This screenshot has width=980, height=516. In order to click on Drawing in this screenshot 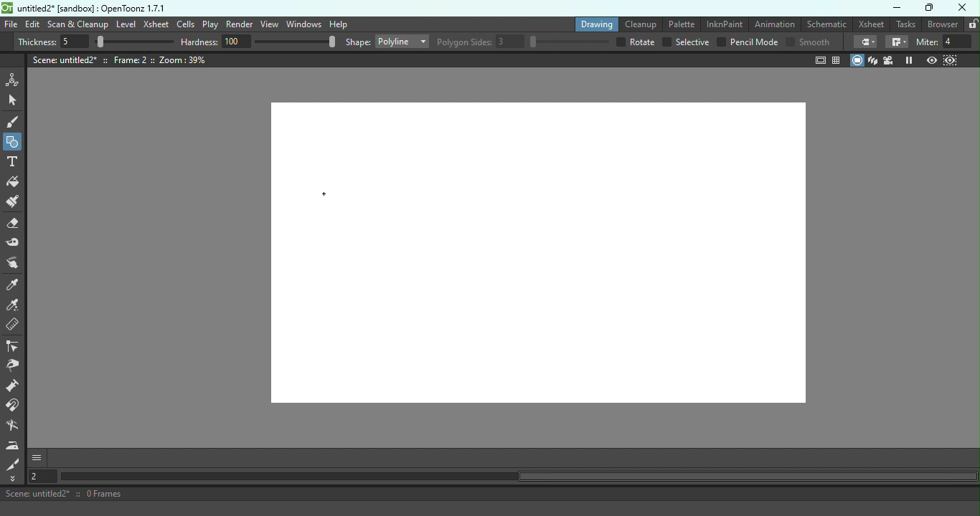, I will do `click(594, 24)`.